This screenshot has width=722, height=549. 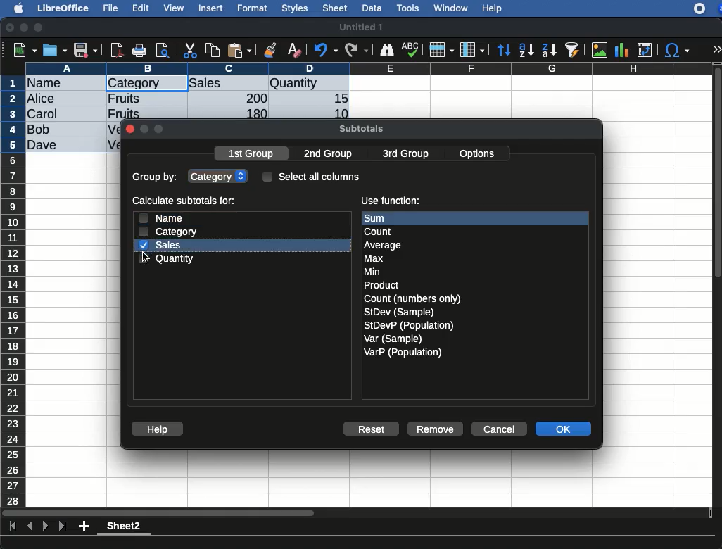 I want to click on Bob, so click(x=39, y=130).